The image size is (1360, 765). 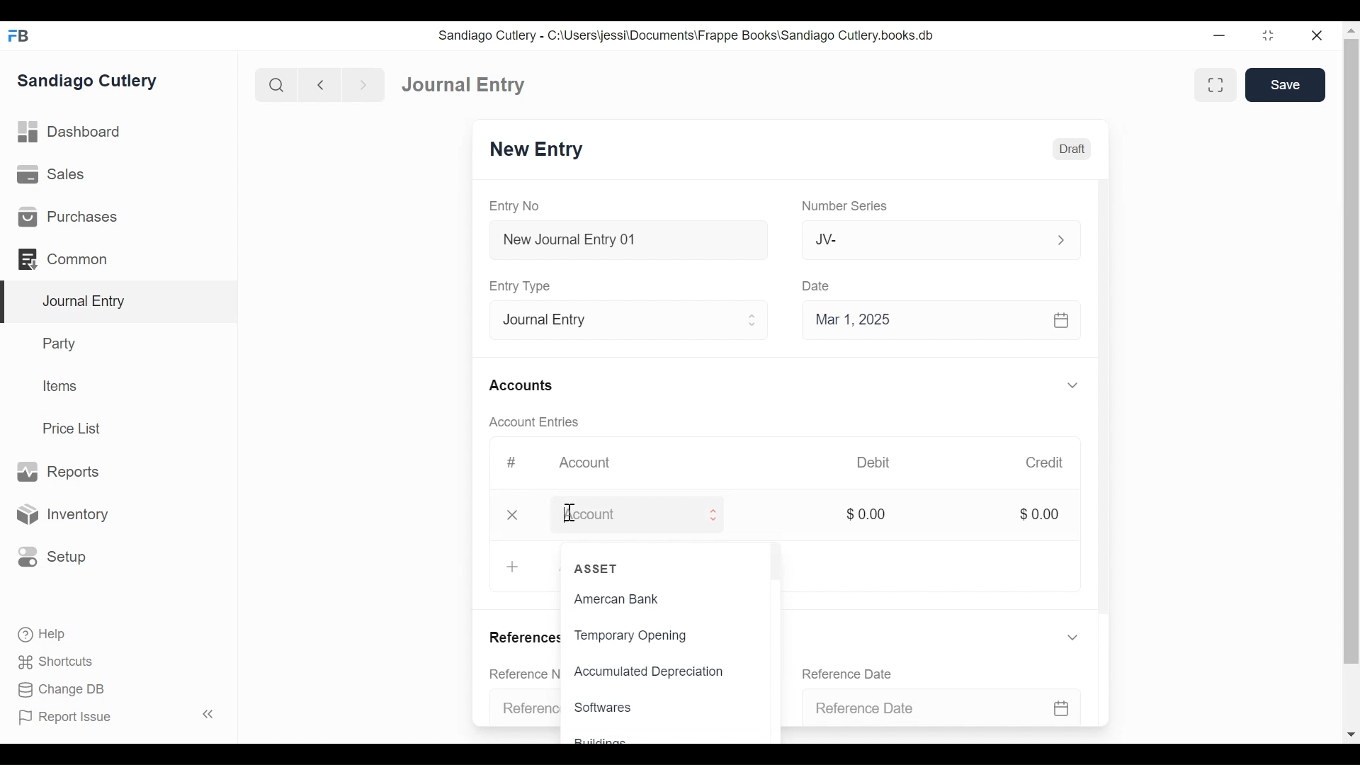 I want to click on Sandiago Cutlery, so click(x=95, y=82).